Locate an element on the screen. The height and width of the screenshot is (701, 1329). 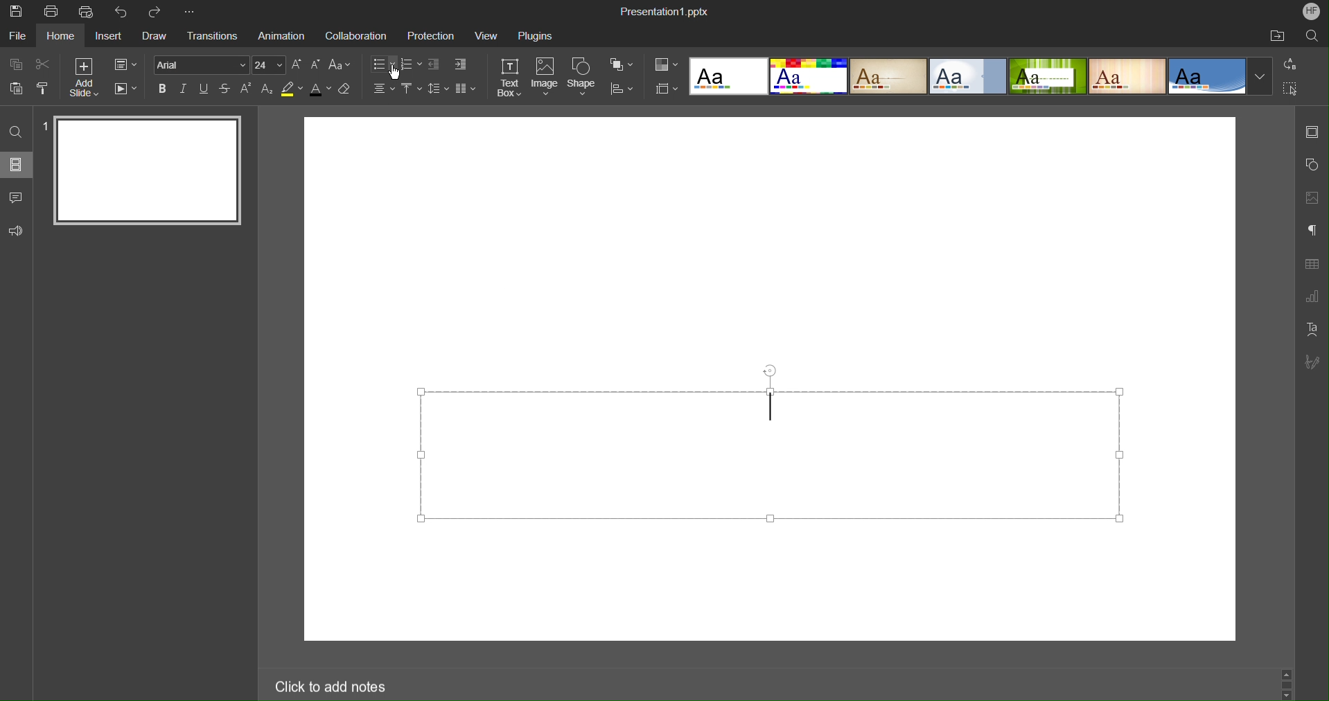
More templates is located at coordinates (1260, 77).